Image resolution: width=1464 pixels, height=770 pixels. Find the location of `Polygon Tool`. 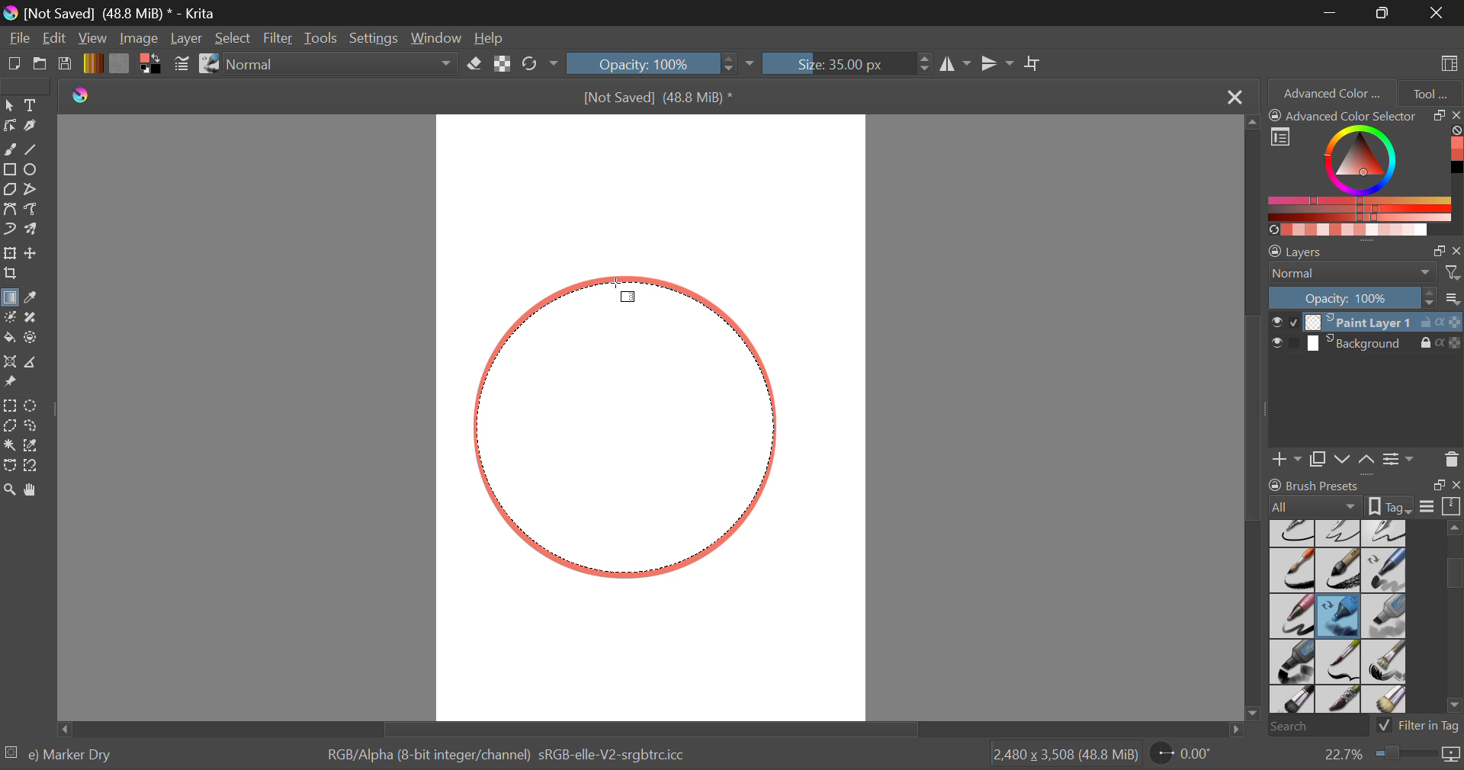

Polygon Tool is located at coordinates (9, 190).